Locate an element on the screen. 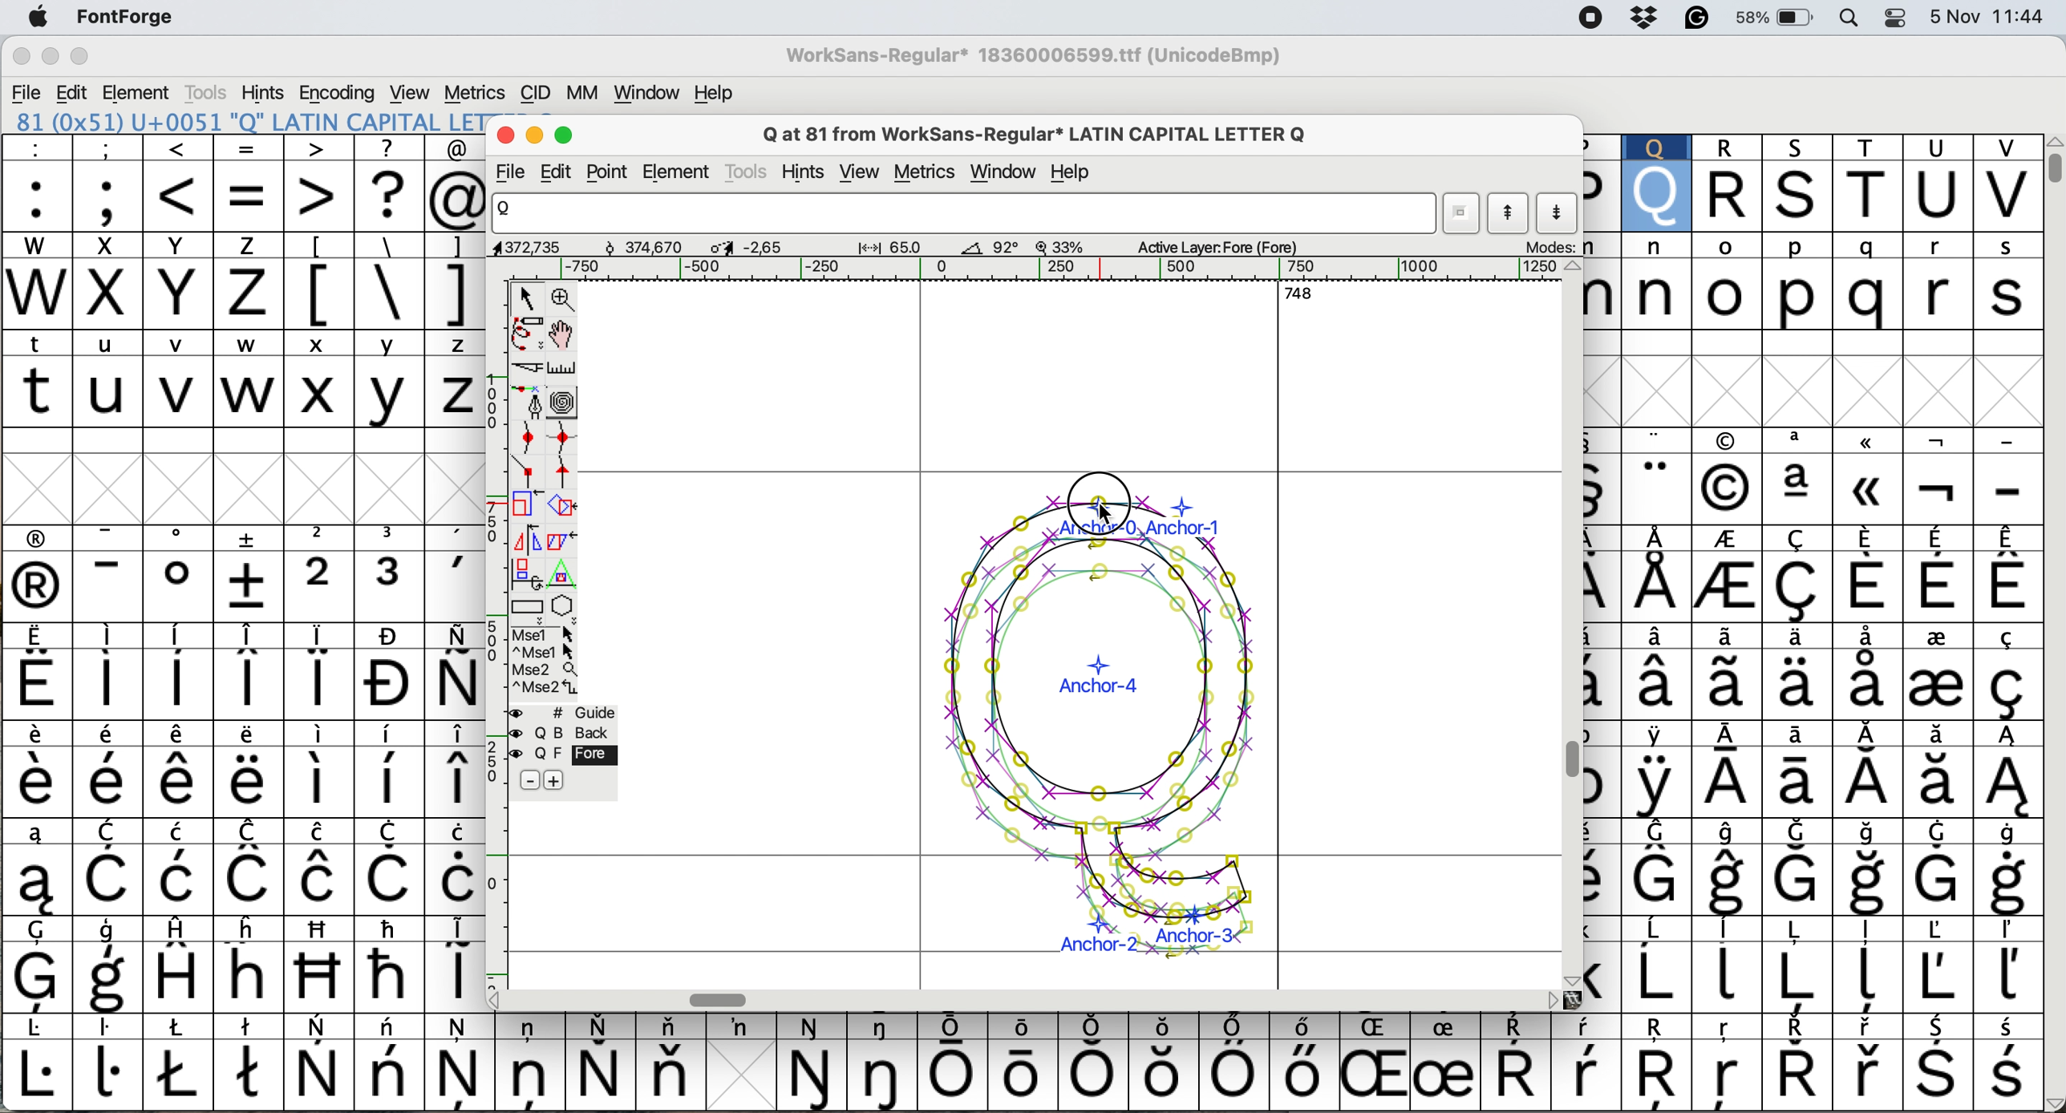 Image resolution: width=2066 pixels, height=1113 pixels. guide is located at coordinates (565, 714).